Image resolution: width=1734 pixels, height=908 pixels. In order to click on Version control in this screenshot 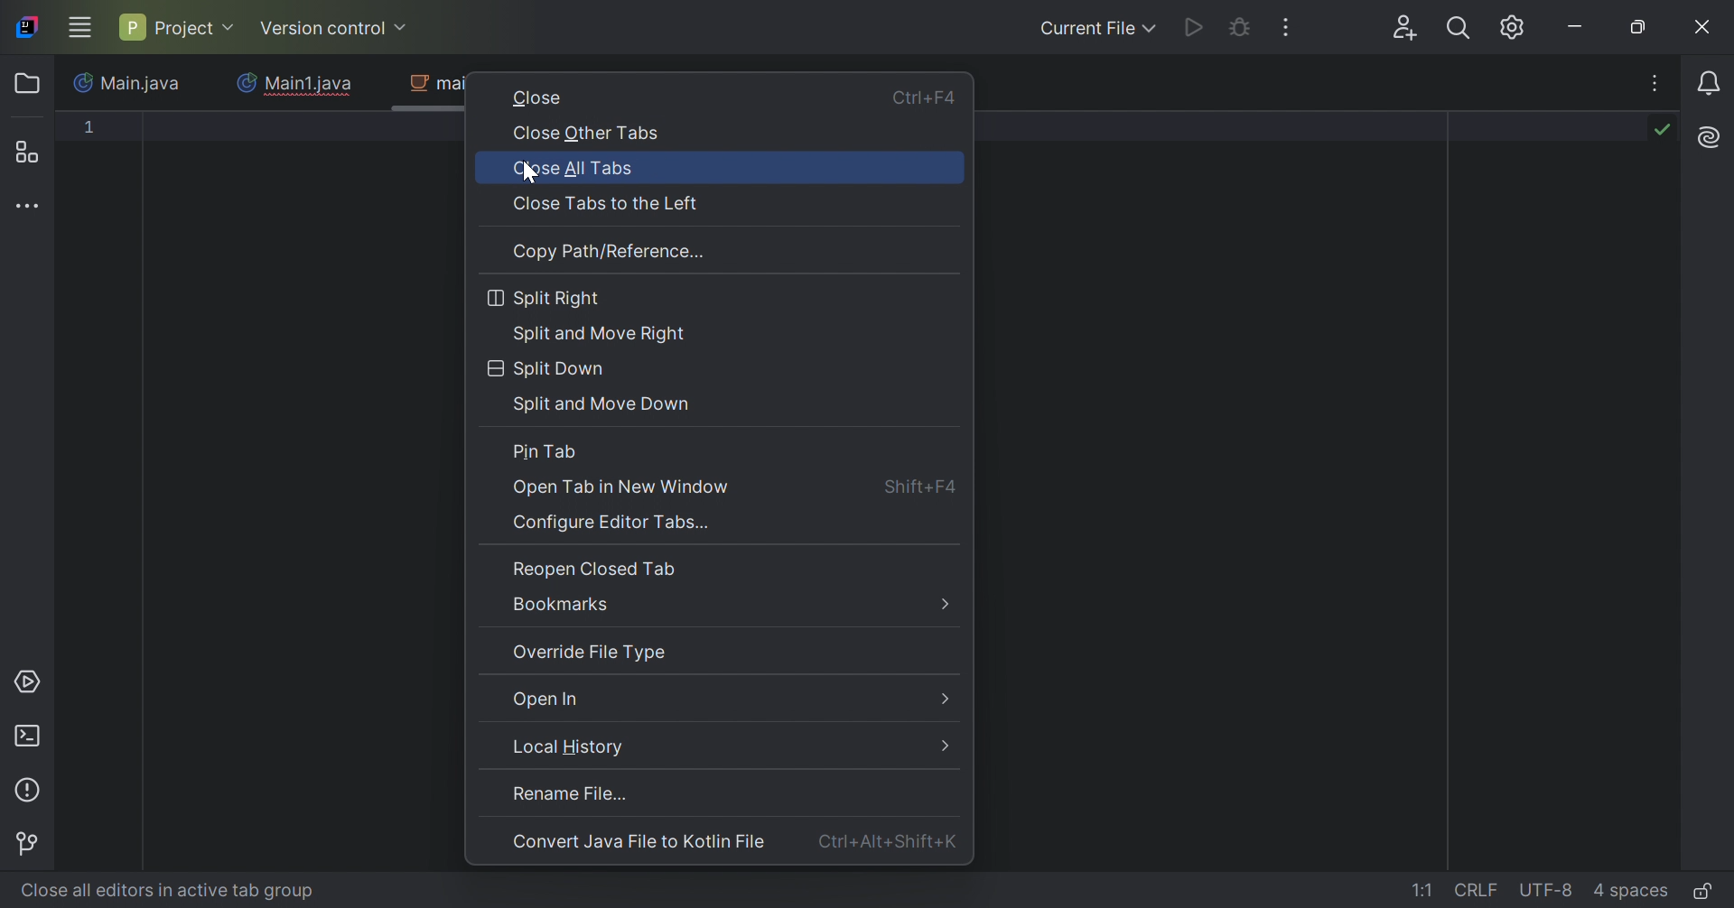, I will do `click(333, 29)`.